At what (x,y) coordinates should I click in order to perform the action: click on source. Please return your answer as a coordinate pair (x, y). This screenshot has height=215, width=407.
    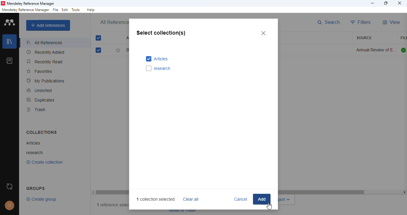
    Looking at the image, I should click on (364, 38).